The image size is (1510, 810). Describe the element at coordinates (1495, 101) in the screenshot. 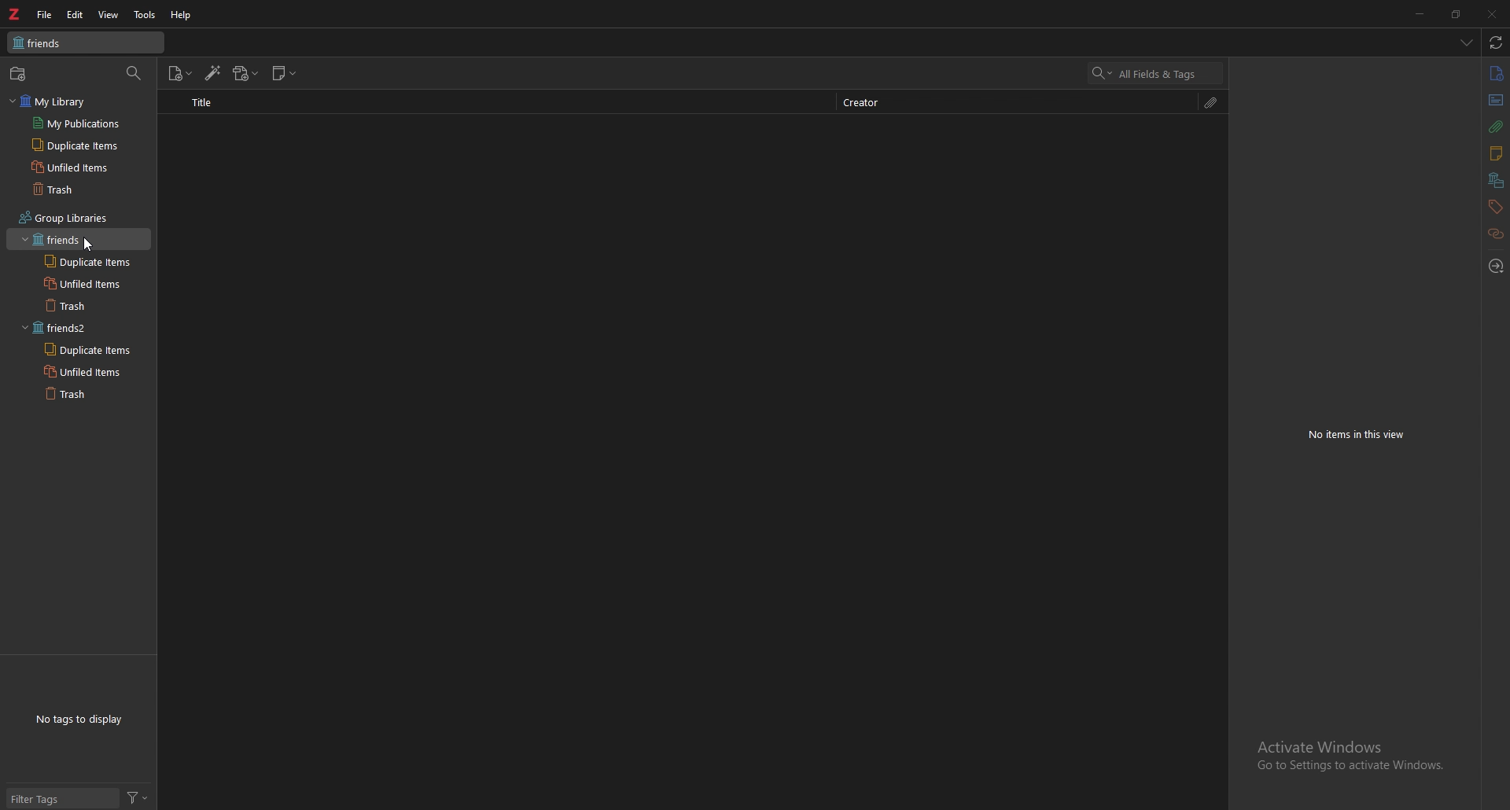

I see `abstract` at that location.